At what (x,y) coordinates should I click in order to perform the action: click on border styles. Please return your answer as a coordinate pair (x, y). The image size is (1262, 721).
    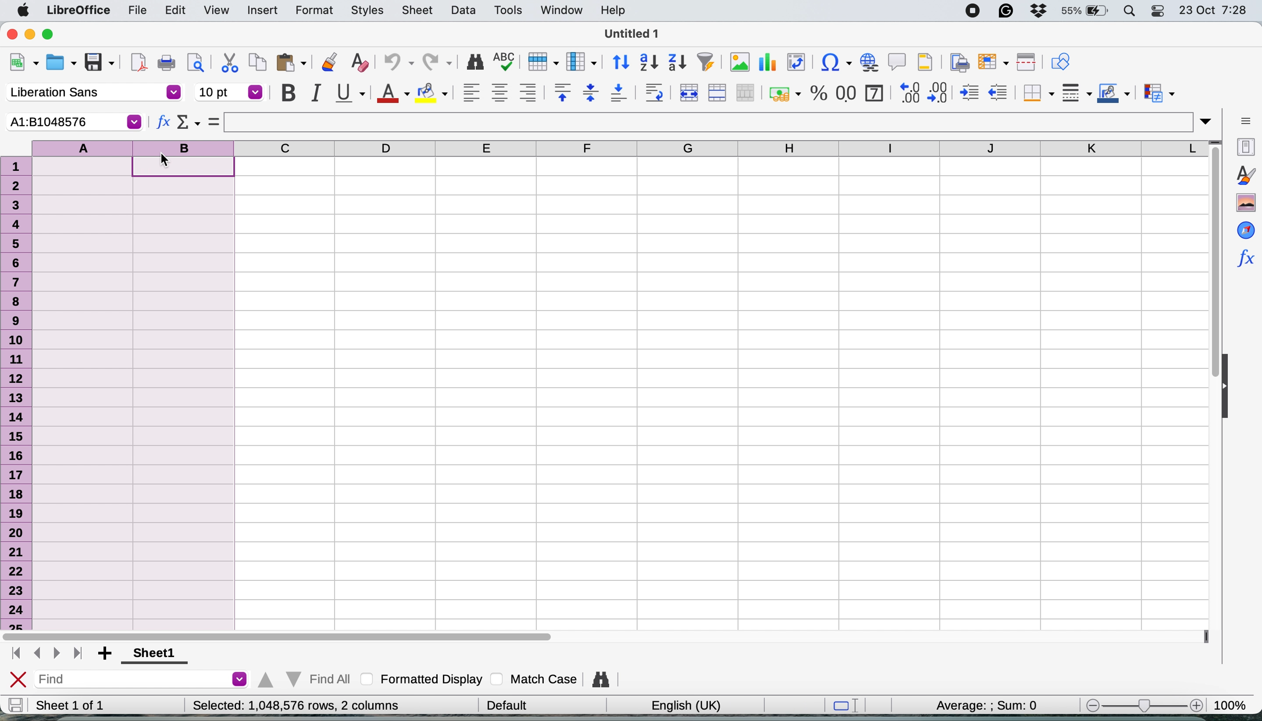
    Looking at the image, I should click on (1075, 94).